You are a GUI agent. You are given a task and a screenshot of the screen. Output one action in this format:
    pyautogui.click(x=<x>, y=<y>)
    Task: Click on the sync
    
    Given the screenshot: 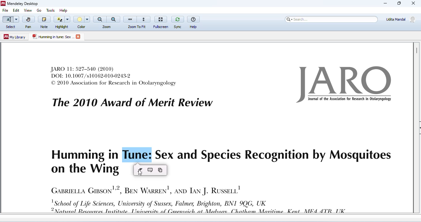 What is the action you would take?
    pyautogui.click(x=178, y=22)
    